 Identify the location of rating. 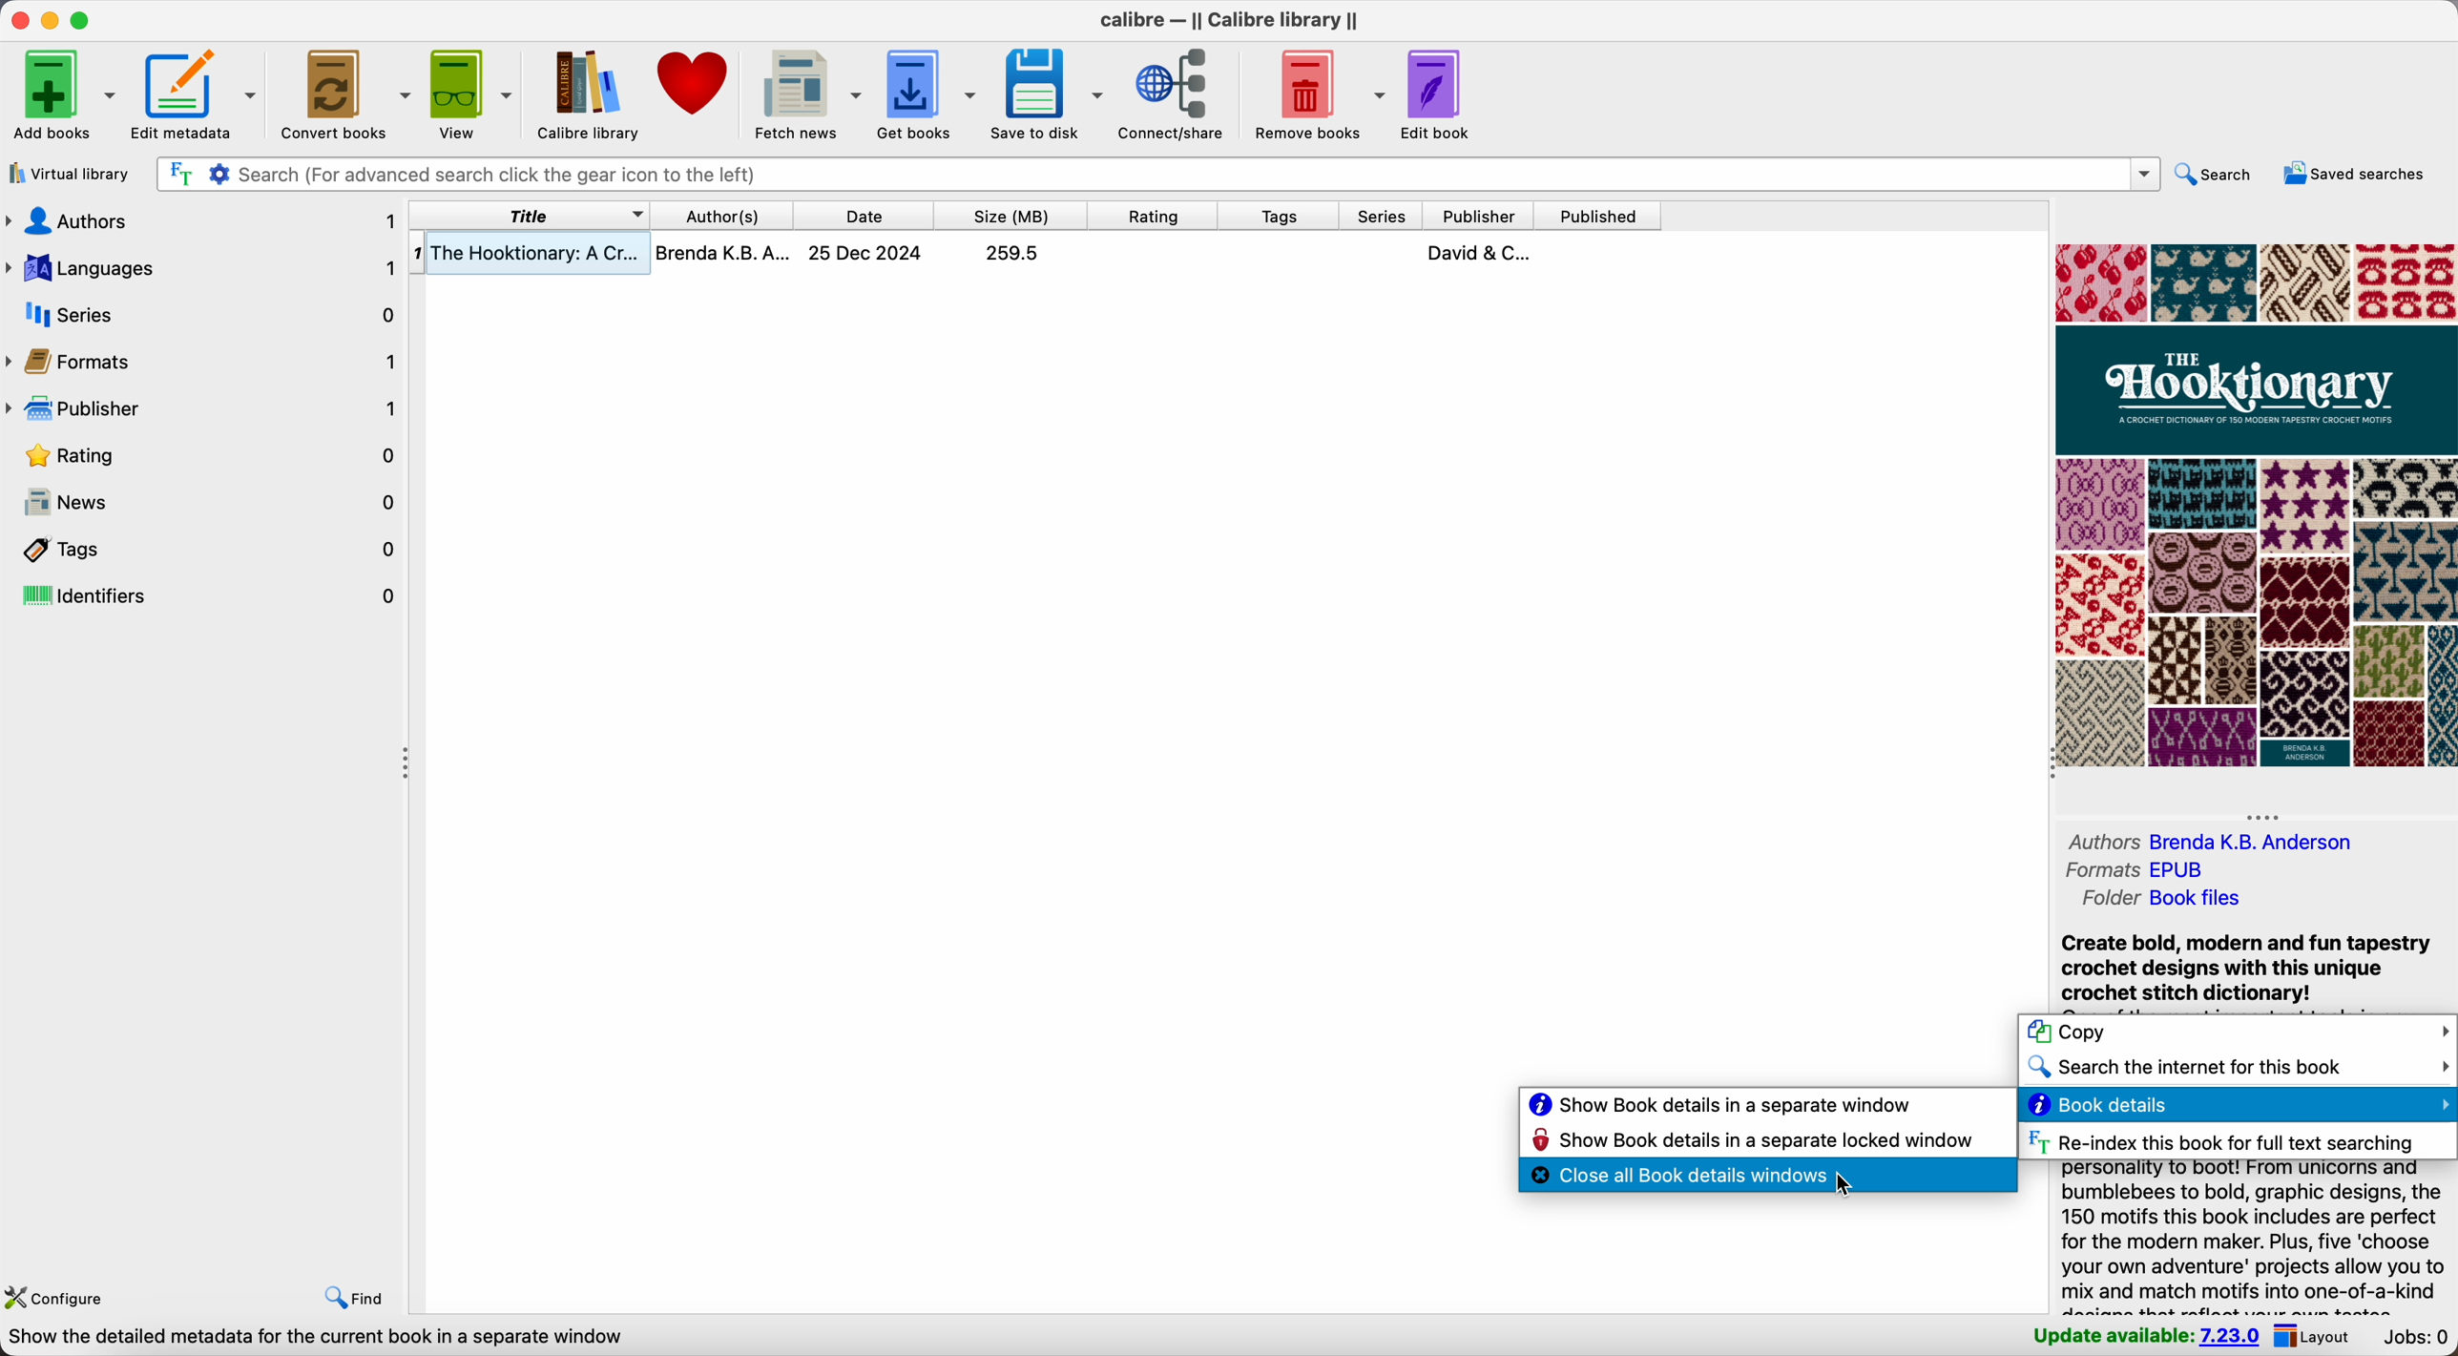
(1153, 214).